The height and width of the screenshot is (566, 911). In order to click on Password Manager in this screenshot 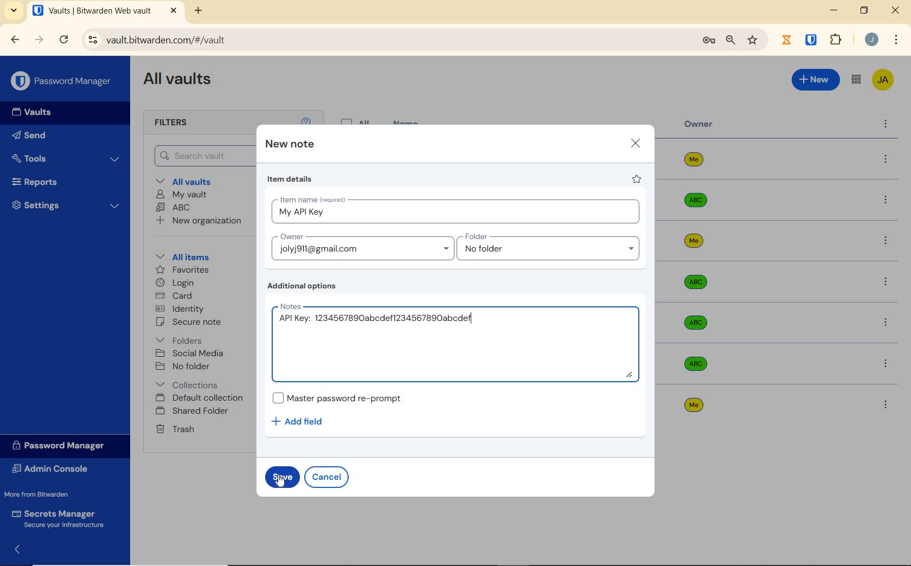, I will do `click(62, 445)`.